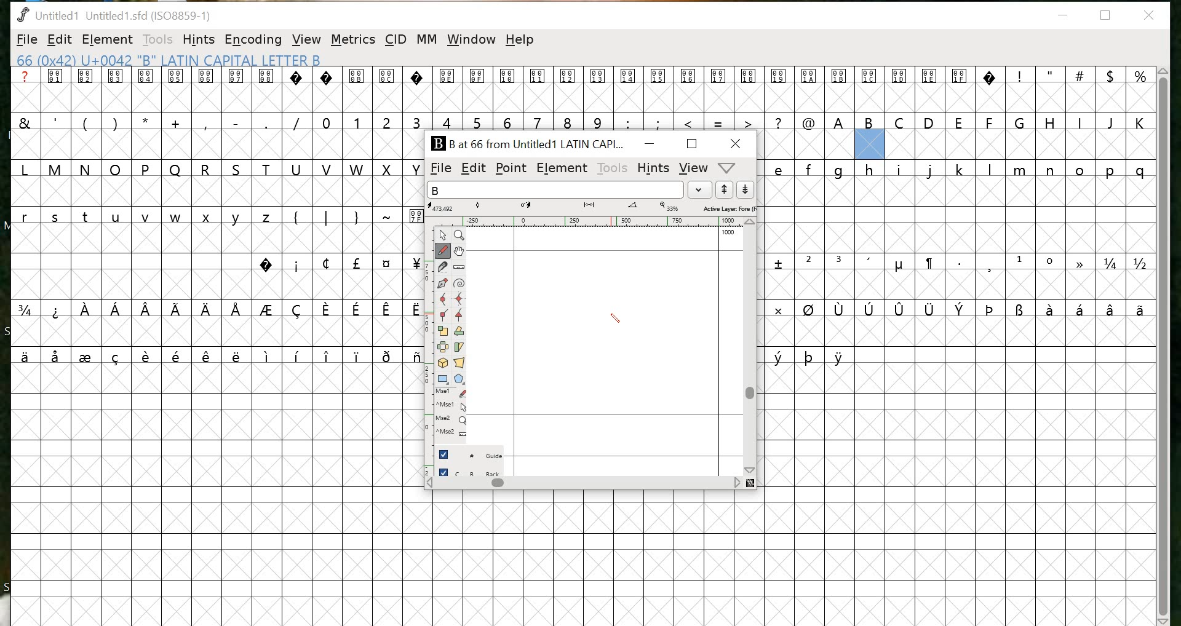 The height and width of the screenshot is (626, 1181). What do you see at coordinates (460, 299) in the screenshot?
I see `HV Curve` at bounding box center [460, 299].